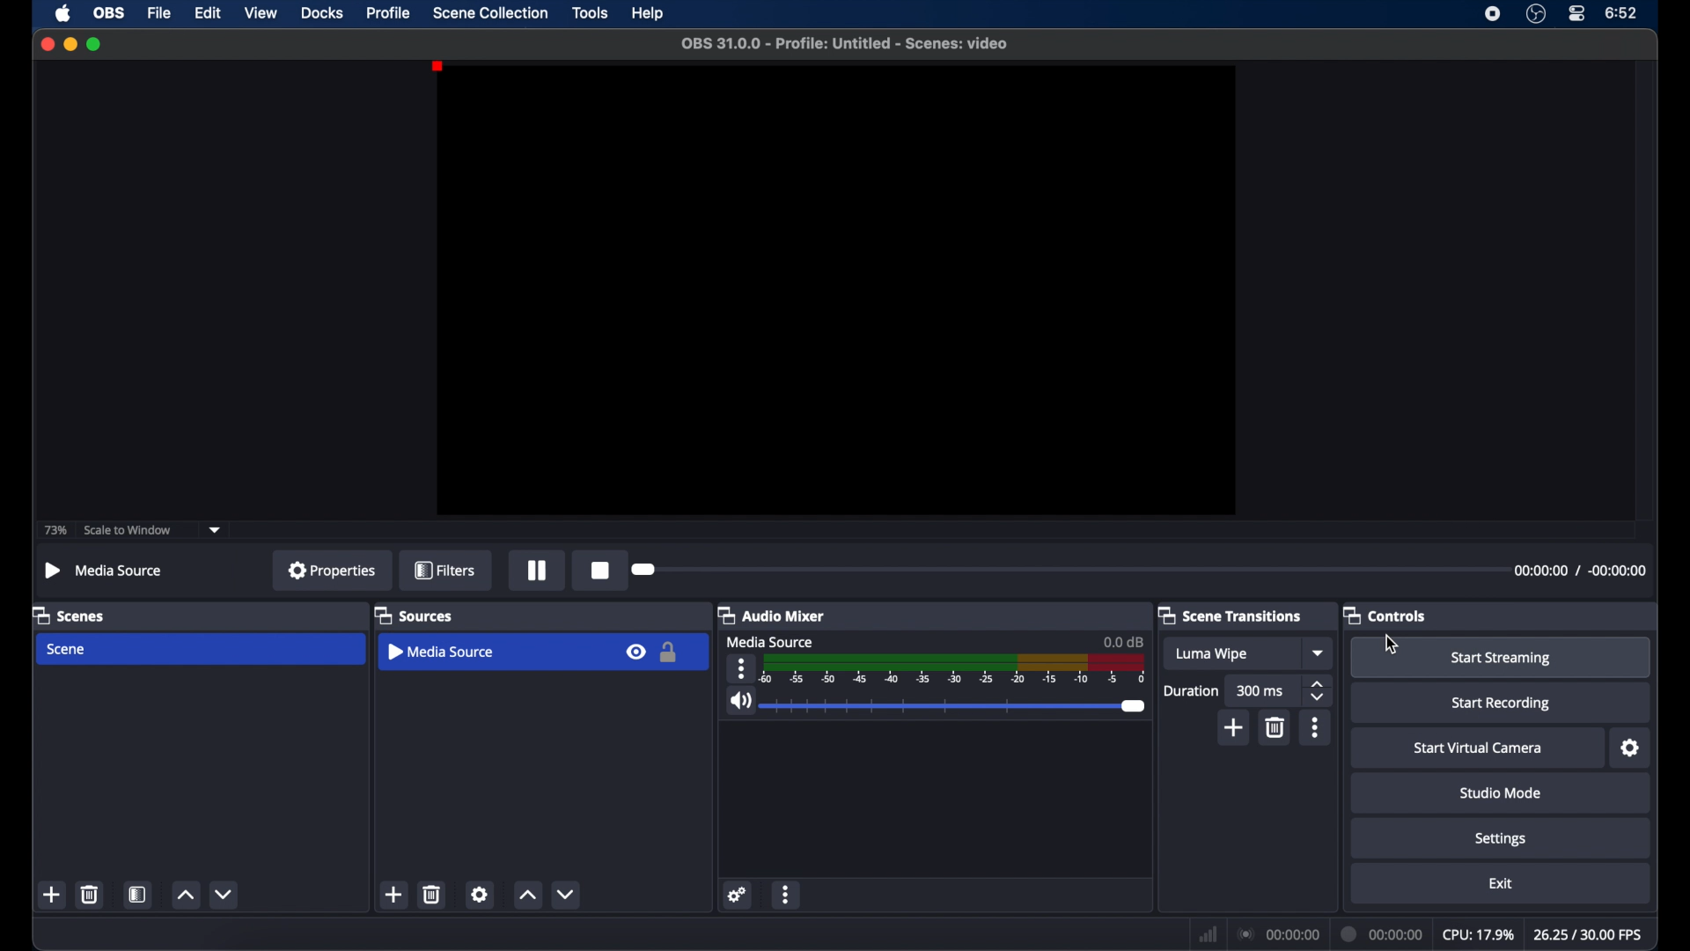  What do you see at coordinates (47, 43) in the screenshot?
I see `close` at bounding box center [47, 43].